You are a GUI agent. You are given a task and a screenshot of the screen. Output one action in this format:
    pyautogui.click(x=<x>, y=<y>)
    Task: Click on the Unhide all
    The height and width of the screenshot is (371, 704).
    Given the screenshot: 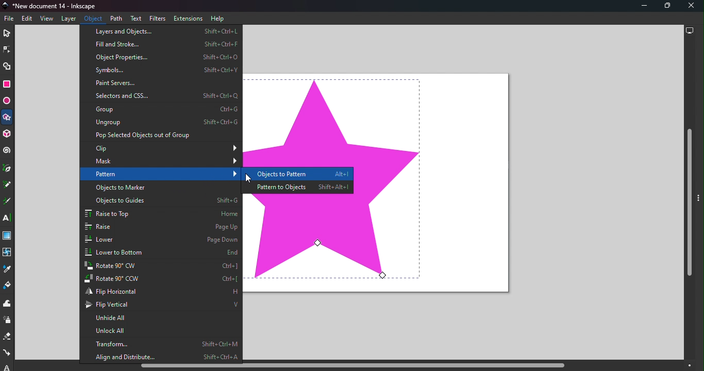 What is the action you would take?
    pyautogui.click(x=162, y=318)
    